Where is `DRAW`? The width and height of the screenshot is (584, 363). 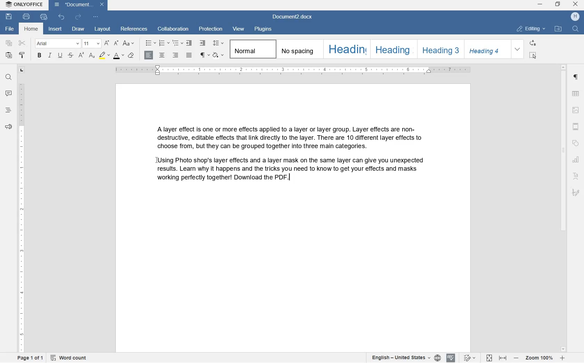 DRAW is located at coordinates (79, 29).